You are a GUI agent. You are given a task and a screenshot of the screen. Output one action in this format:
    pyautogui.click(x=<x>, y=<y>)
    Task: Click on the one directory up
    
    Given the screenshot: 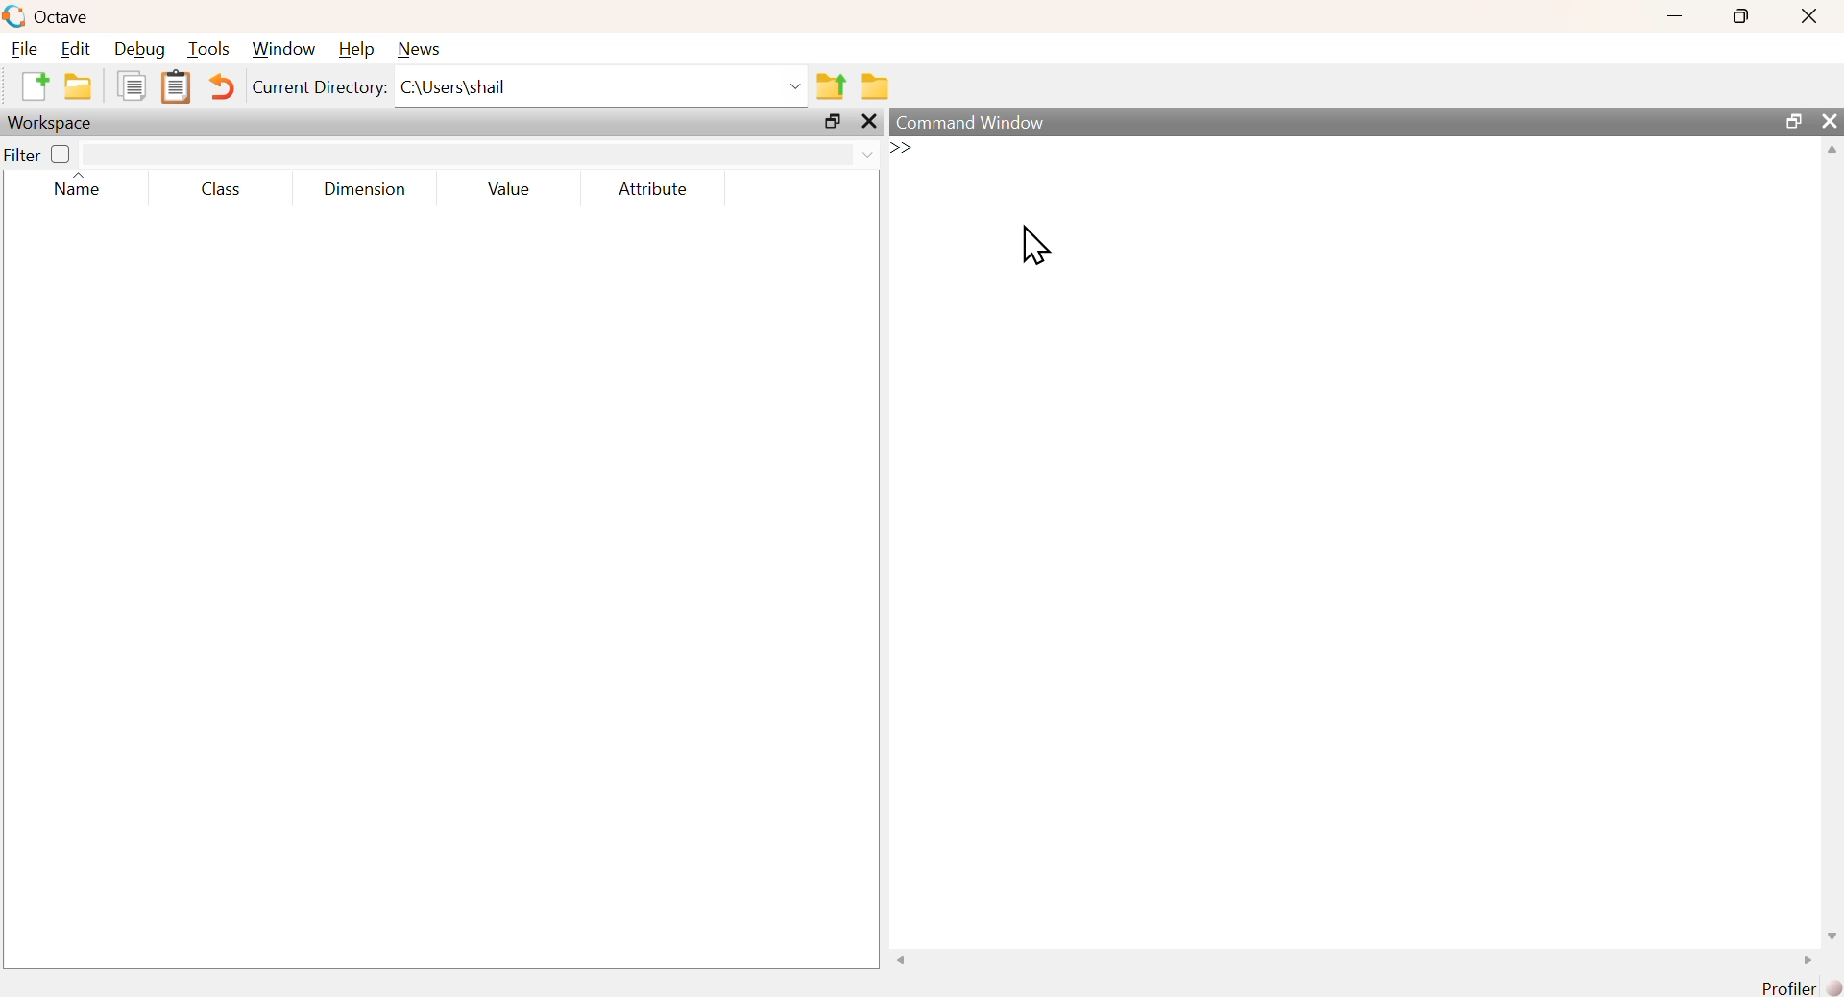 What is the action you would take?
    pyautogui.click(x=834, y=86)
    